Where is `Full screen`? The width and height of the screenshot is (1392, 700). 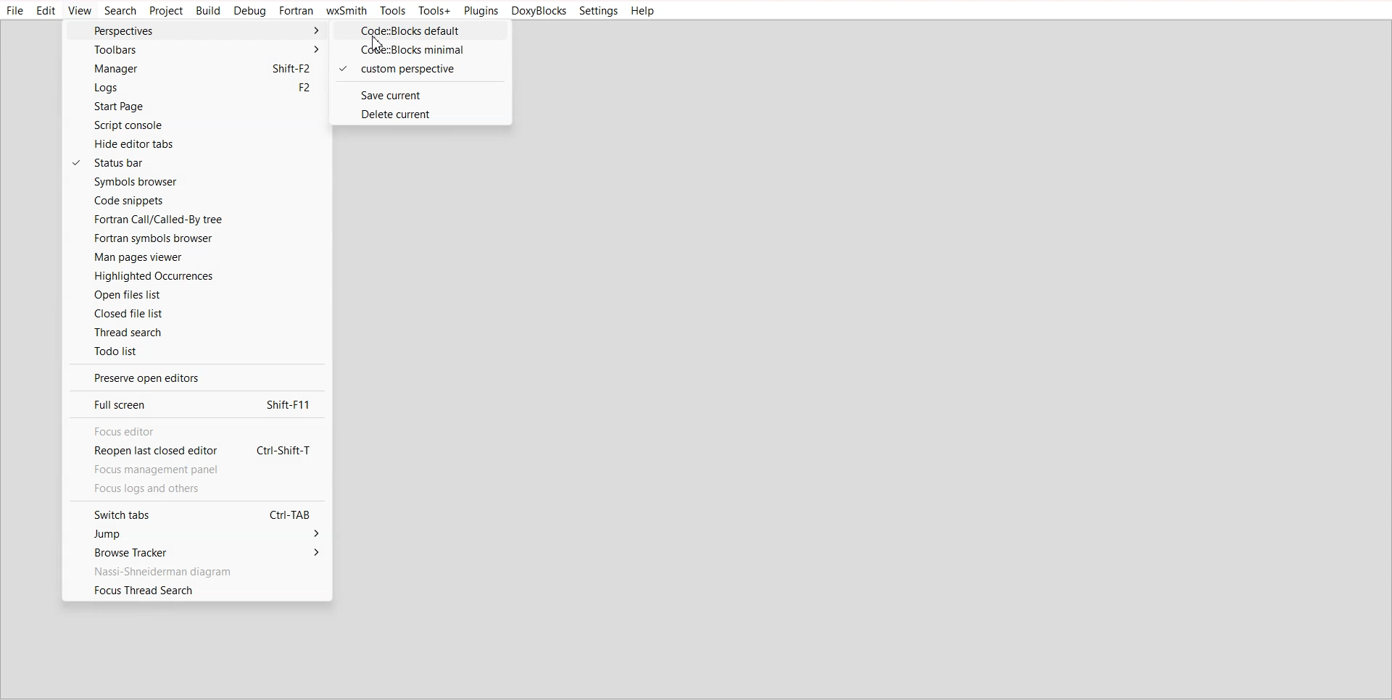 Full screen is located at coordinates (193, 404).